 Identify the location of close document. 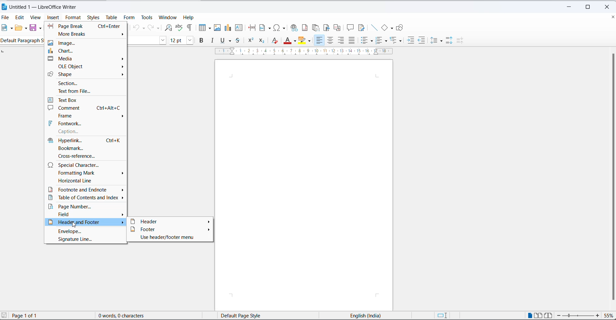
(612, 17).